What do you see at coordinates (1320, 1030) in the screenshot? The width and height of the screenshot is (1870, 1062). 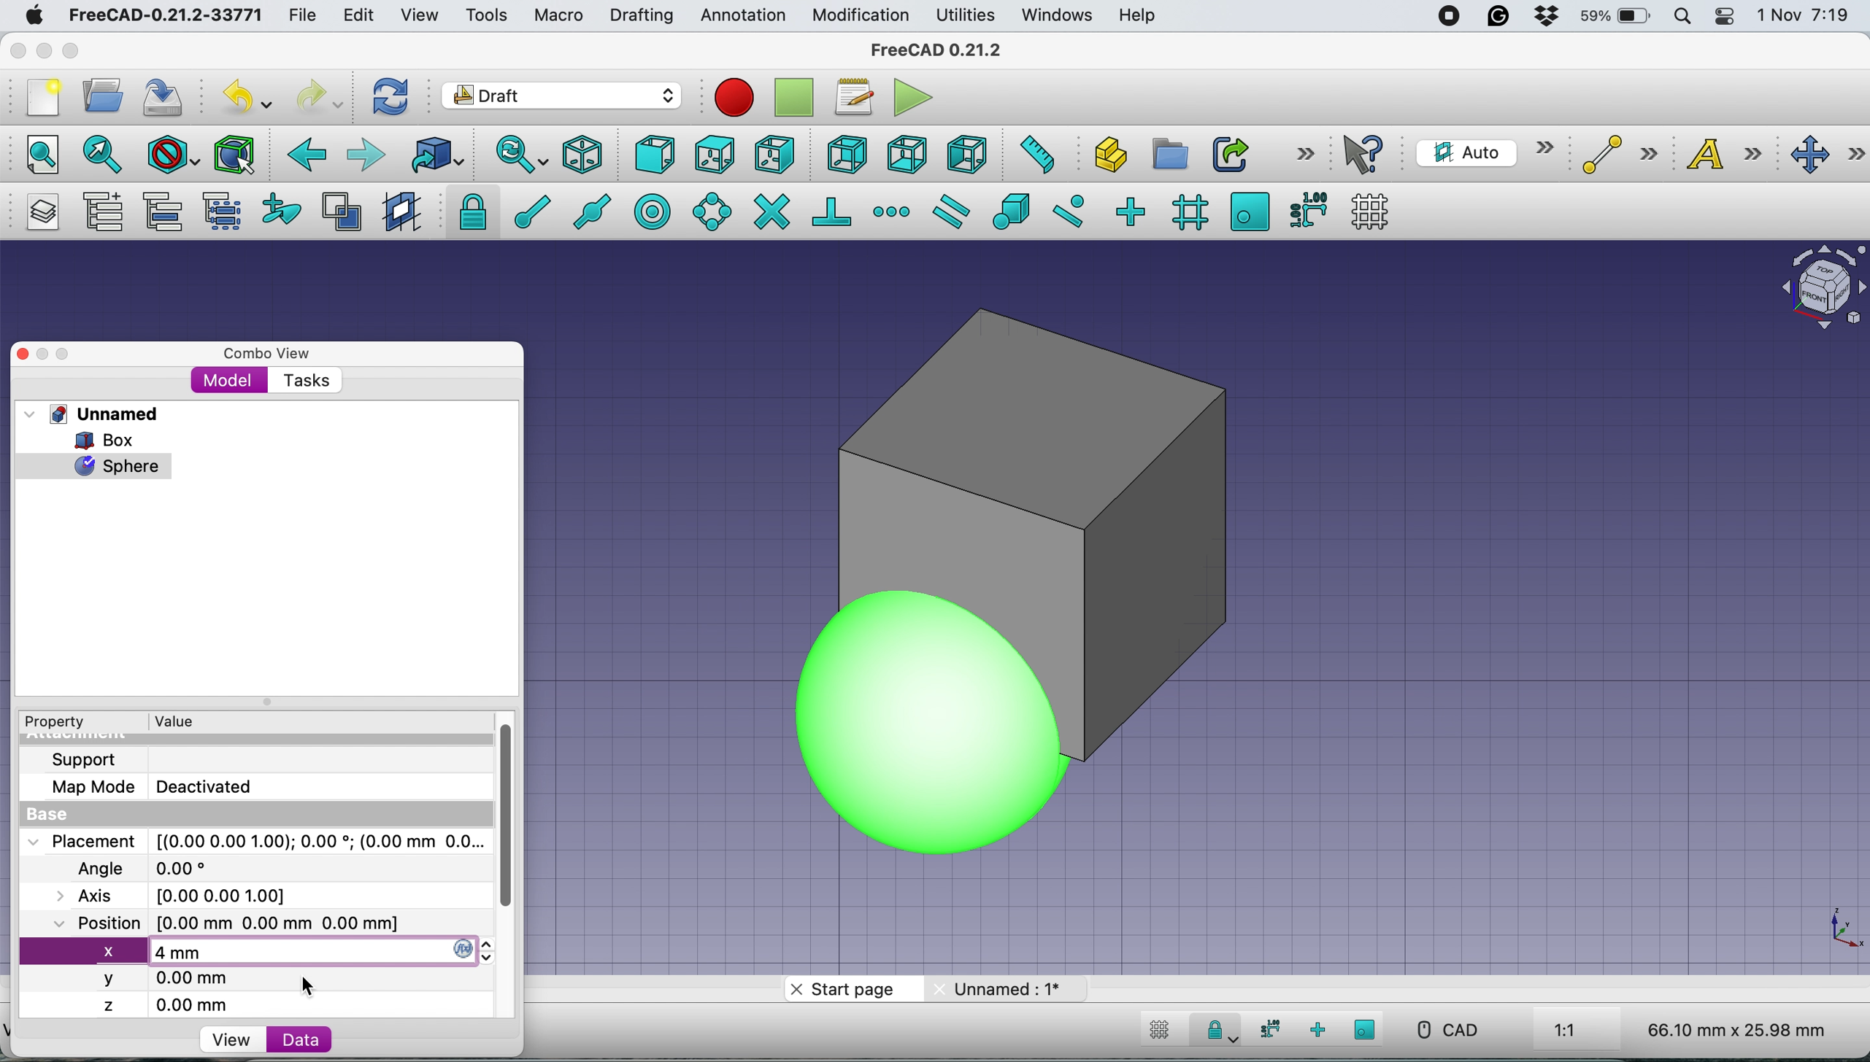 I see `snap ortho` at bounding box center [1320, 1030].